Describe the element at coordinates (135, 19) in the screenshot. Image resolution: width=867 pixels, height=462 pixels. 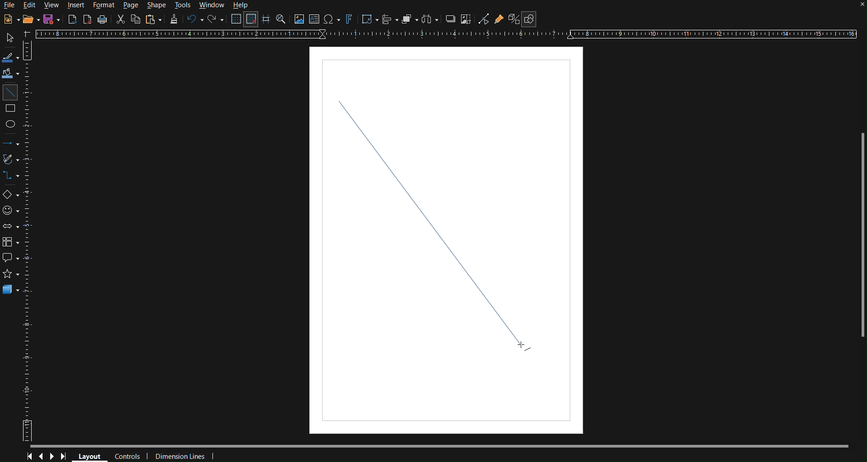
I see `Copy` at that location.